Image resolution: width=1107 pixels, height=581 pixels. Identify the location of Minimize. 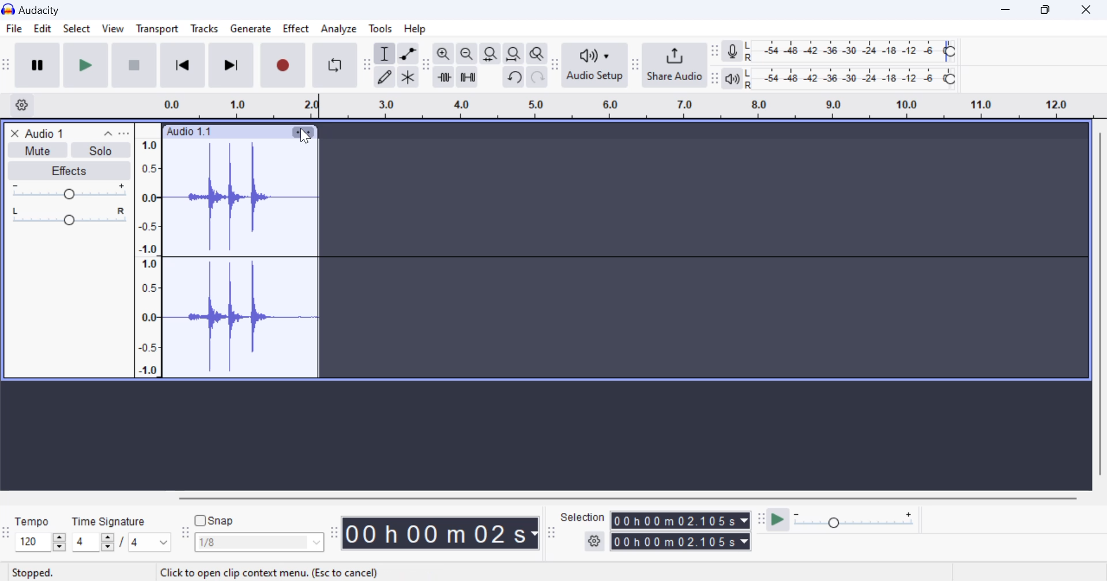
(1049, 9).